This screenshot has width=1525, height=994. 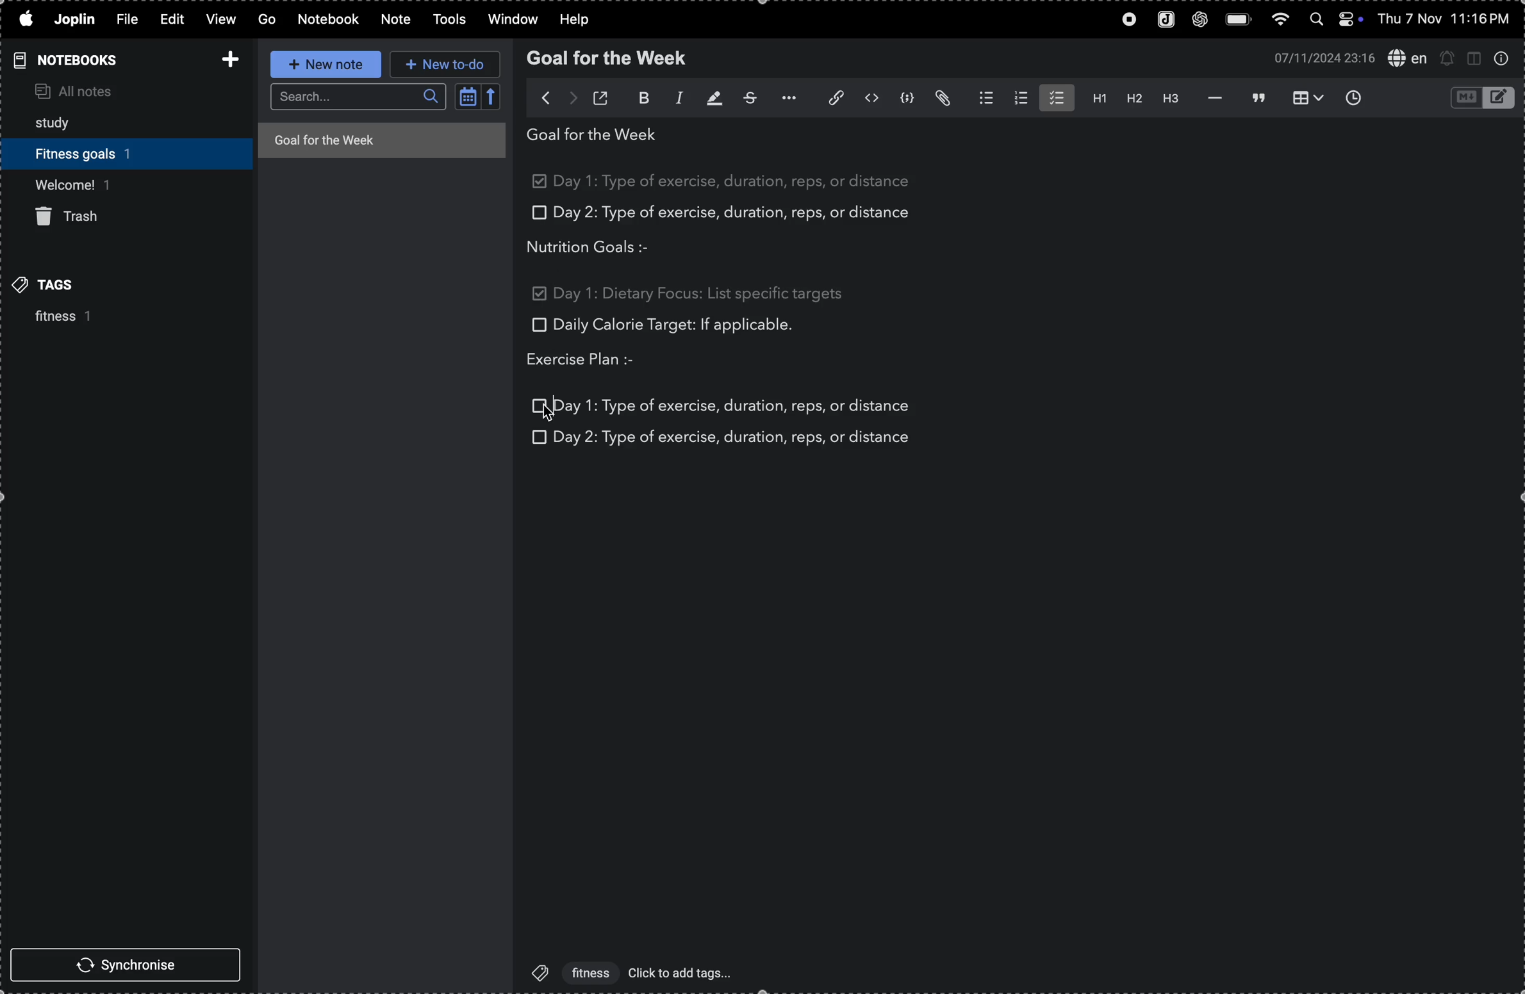 What do you see at coordinates (1474, 60) in the screenshot?
I see `toggle editor layout` at bounding box center [1474, 60].